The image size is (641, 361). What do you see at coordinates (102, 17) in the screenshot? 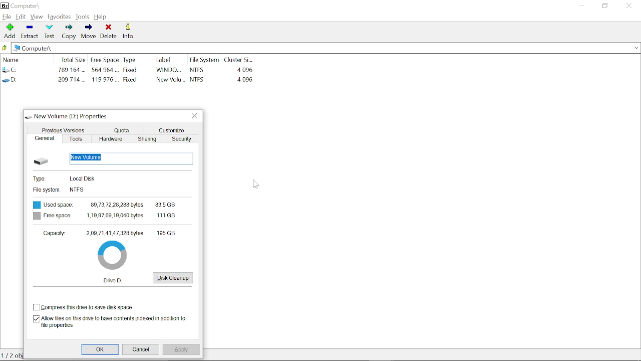
I see `help` at bounding box center [102, 17].